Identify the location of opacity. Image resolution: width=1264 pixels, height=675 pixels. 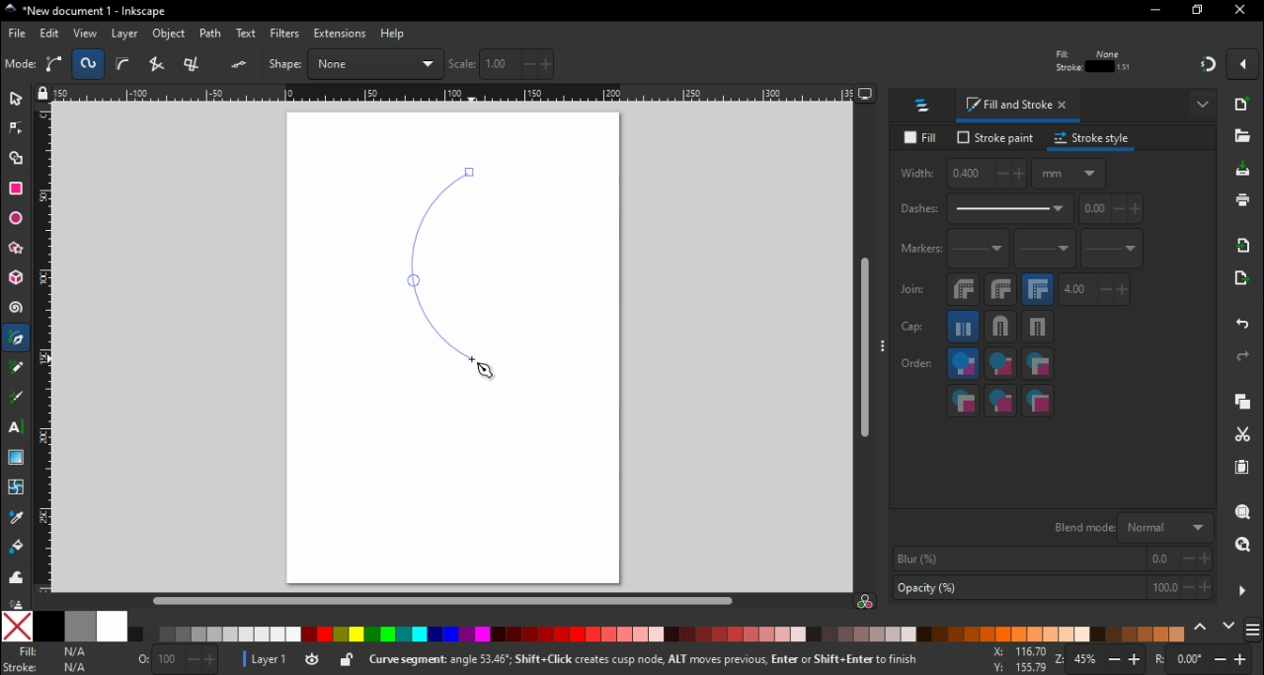
(1051, 588).